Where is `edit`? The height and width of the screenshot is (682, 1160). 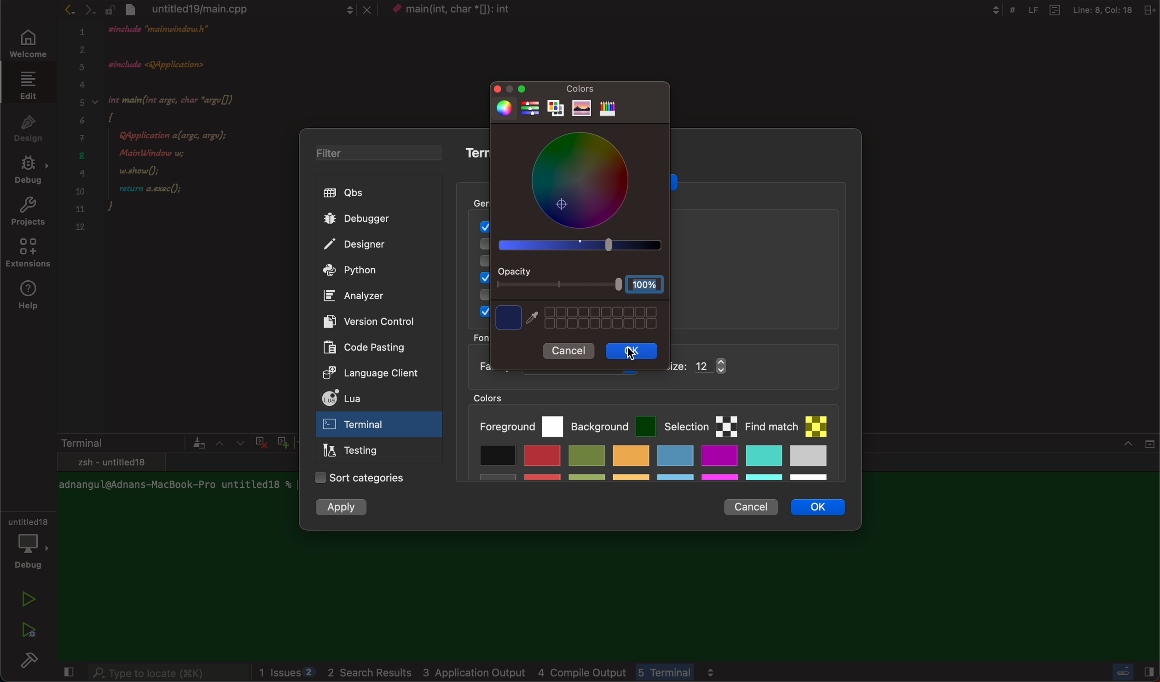 edit is located at coordinates (26, 85).